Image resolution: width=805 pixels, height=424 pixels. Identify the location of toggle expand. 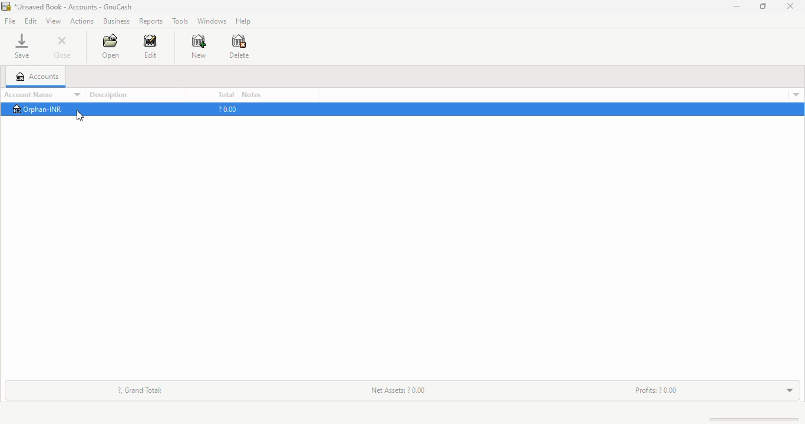
(790, 390).